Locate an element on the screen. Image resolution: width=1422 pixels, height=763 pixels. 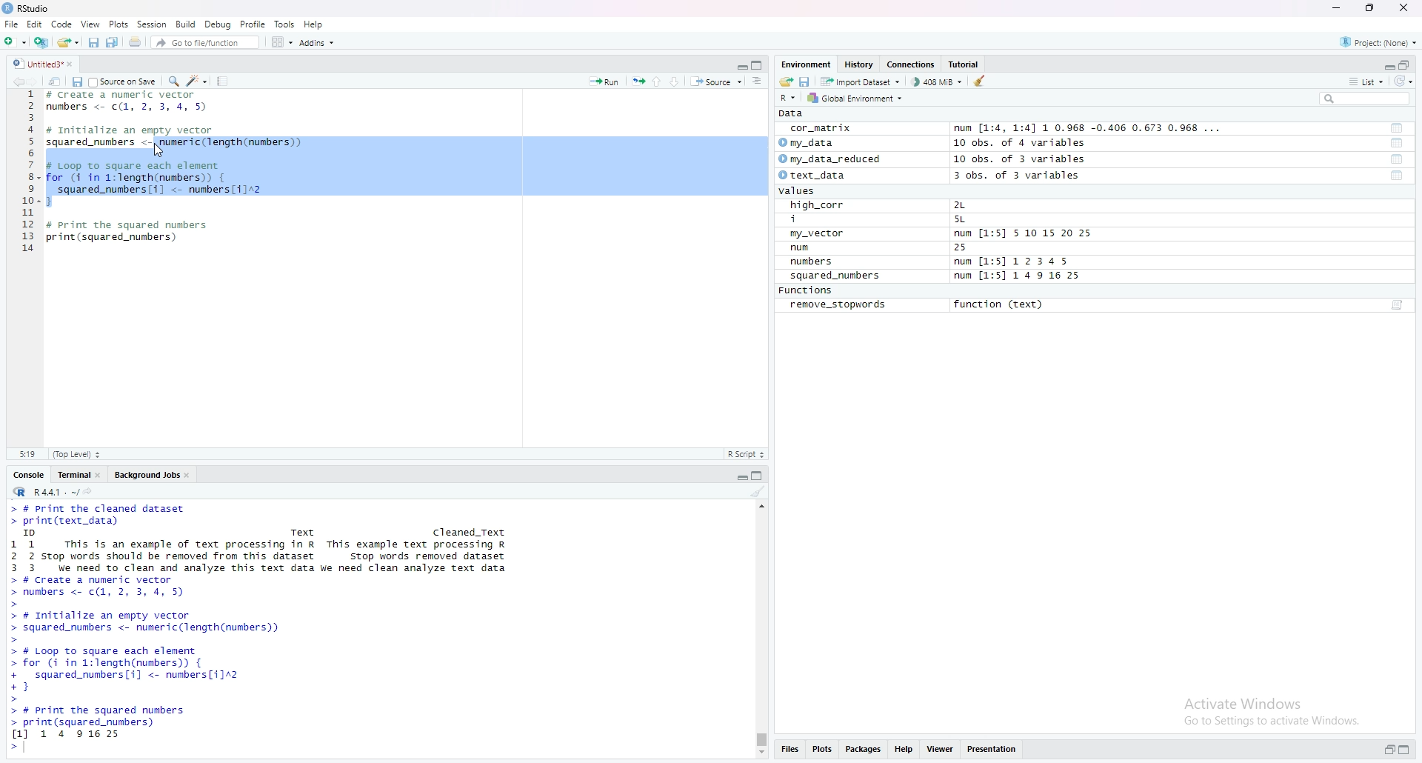
Help is located at coordinates (314, 24).